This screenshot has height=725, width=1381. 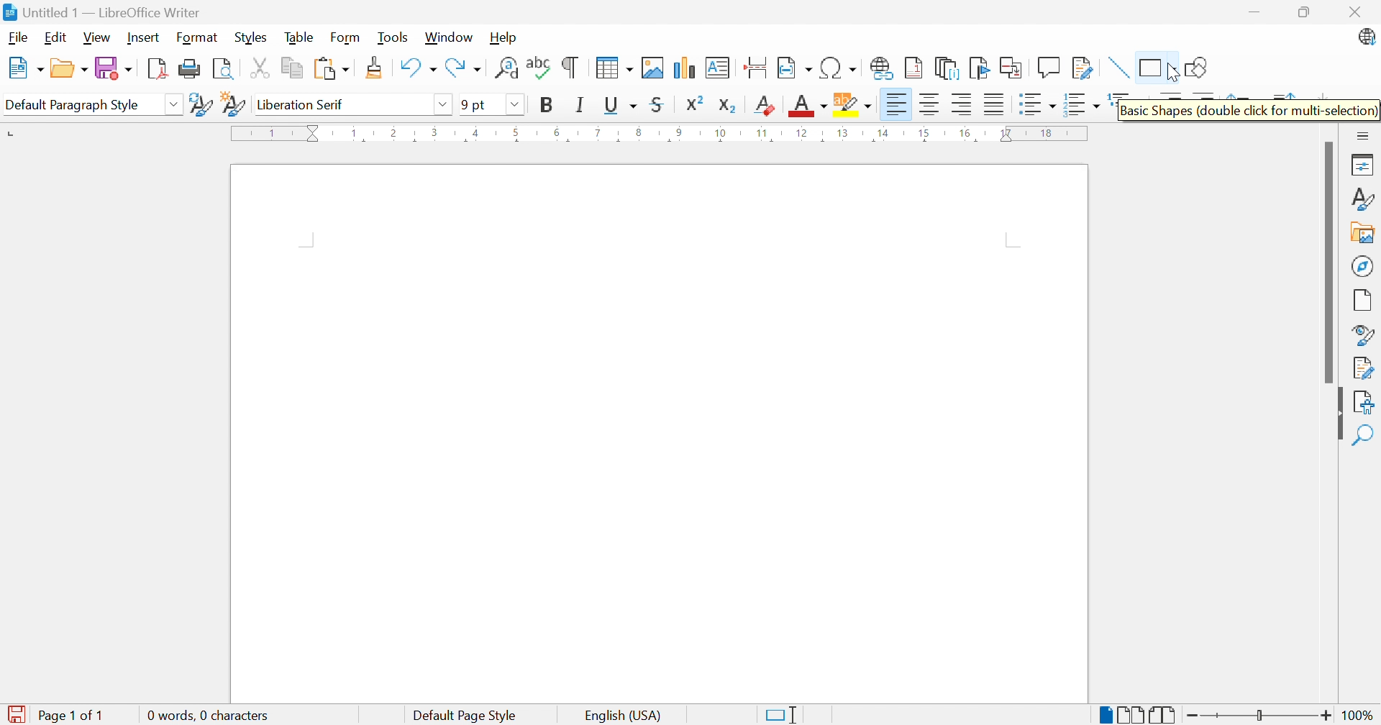 What do you see at coordinates (1362, 265) in the screenshot?
I see `Navigator` at bounding box center [1362, 265].